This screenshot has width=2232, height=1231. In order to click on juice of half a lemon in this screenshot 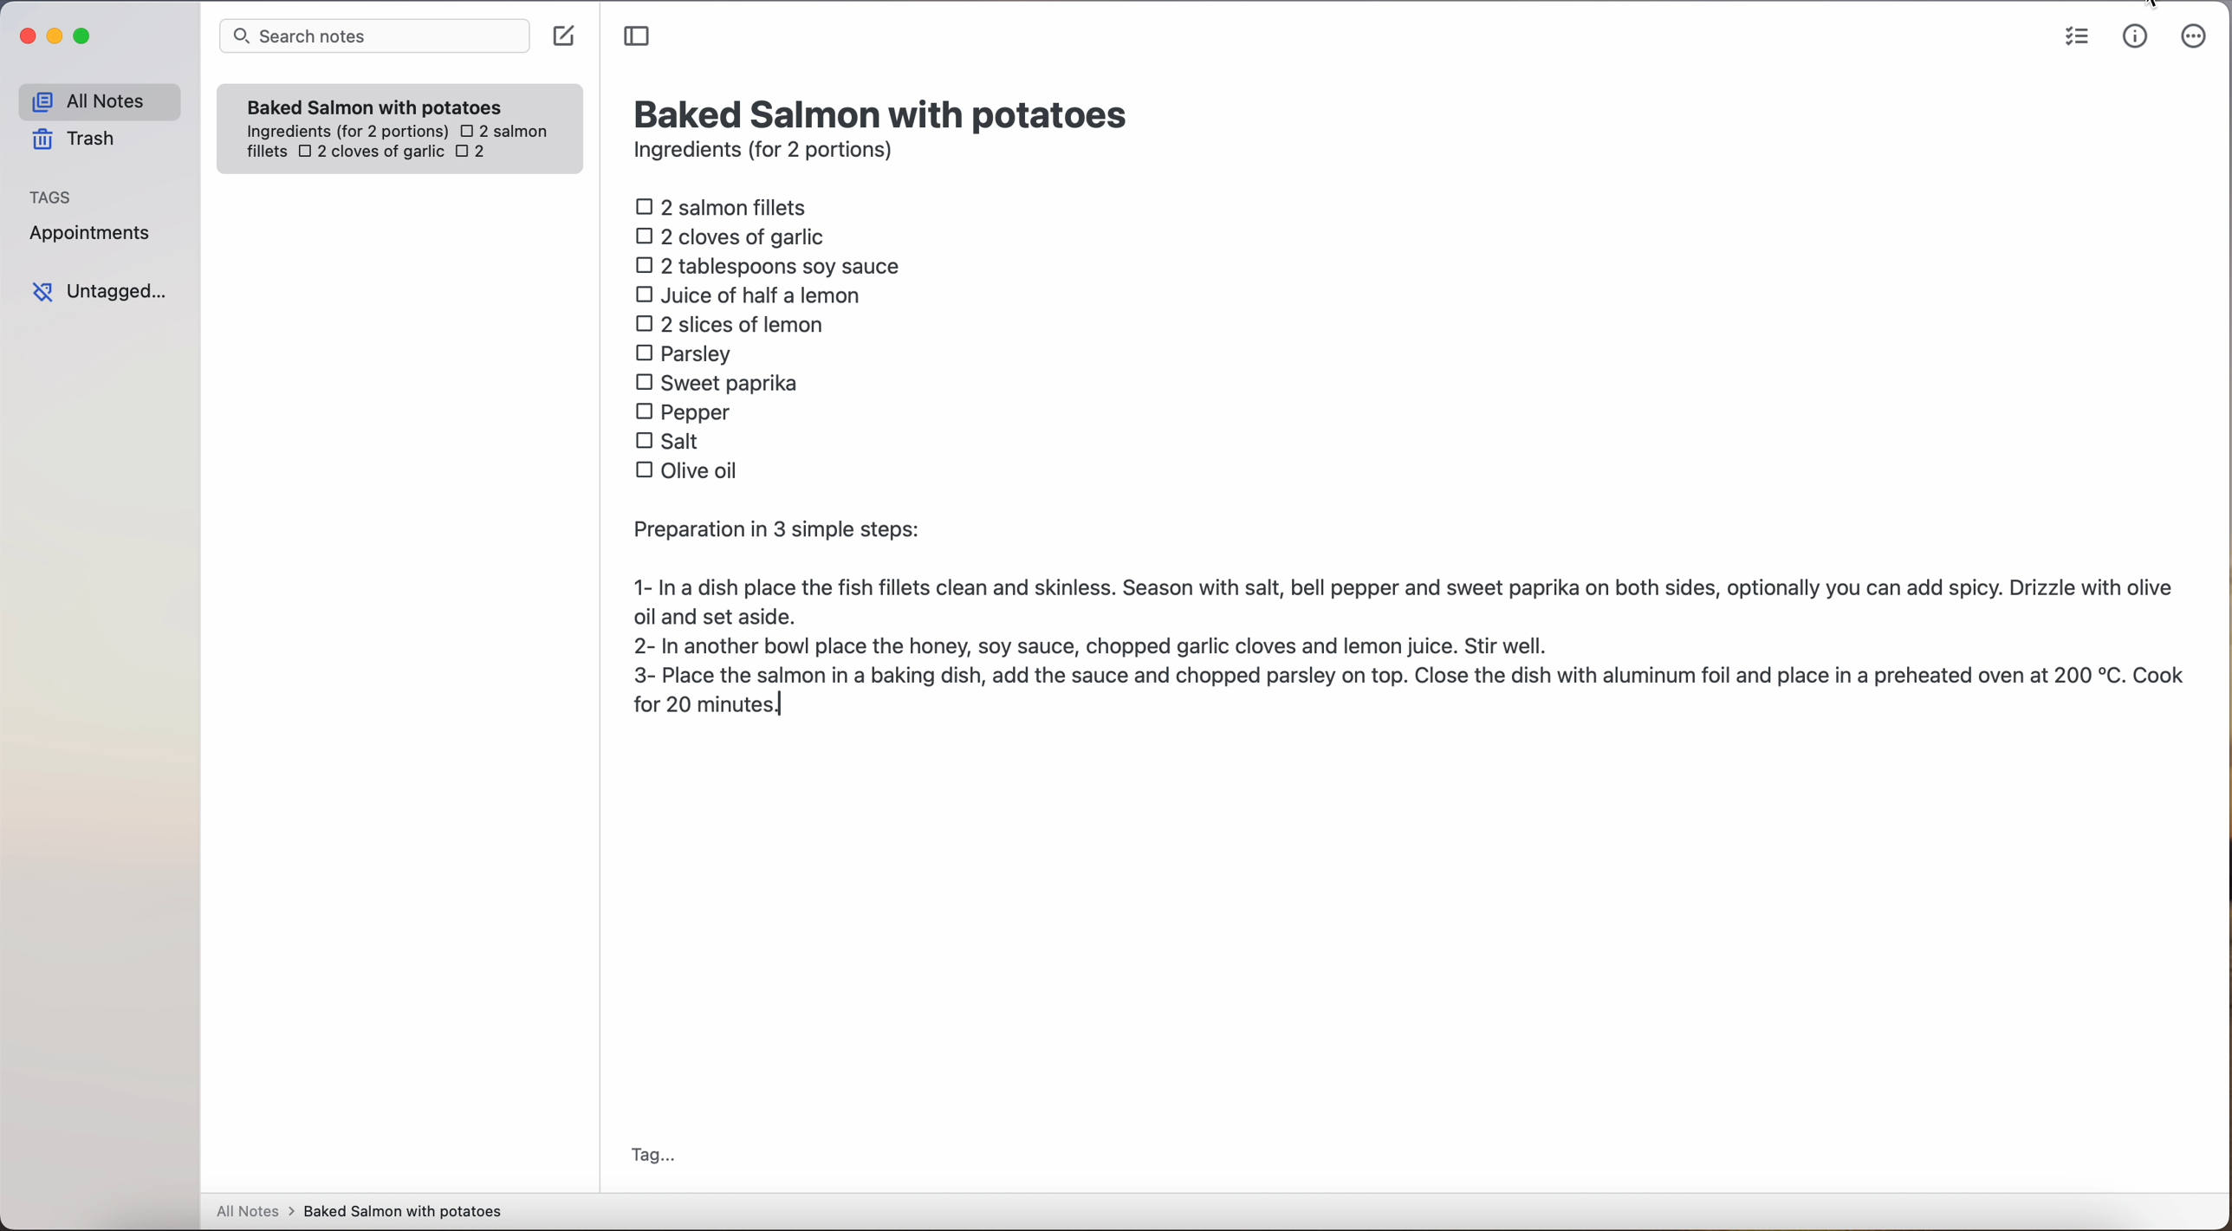, I will do `click(753, 295)`.